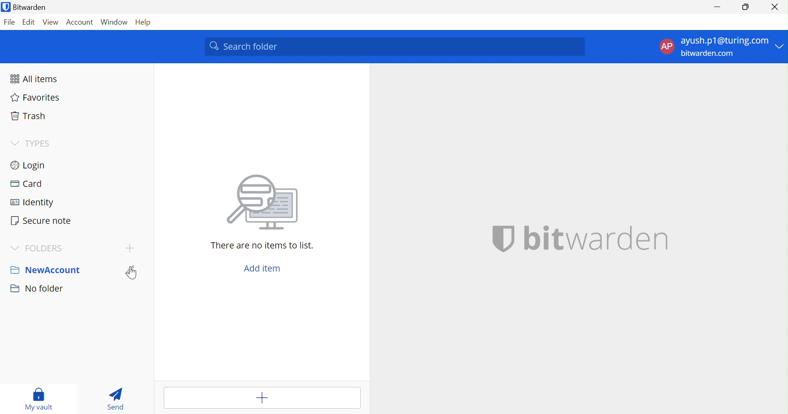 The height and width of the screenshot is (414, 788). Describe the element at coordinates (15, 247) in the screenshot. I see `Drop Down` at that location.